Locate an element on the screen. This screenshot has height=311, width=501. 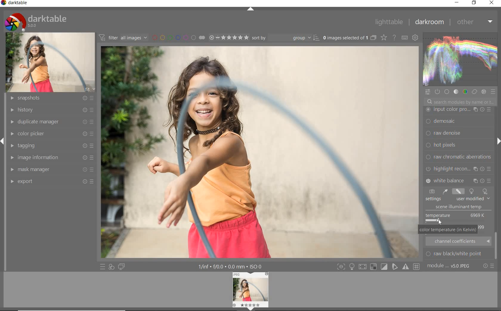
search modules is located at coordinates (460, 102).